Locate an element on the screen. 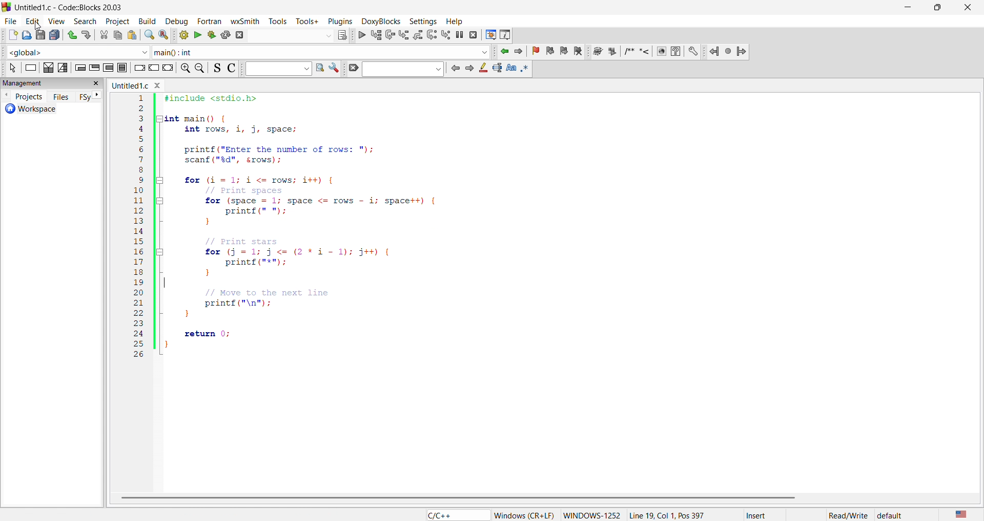 This screenshot has width=984, height=521. step into is located at coordinates (404, 35).